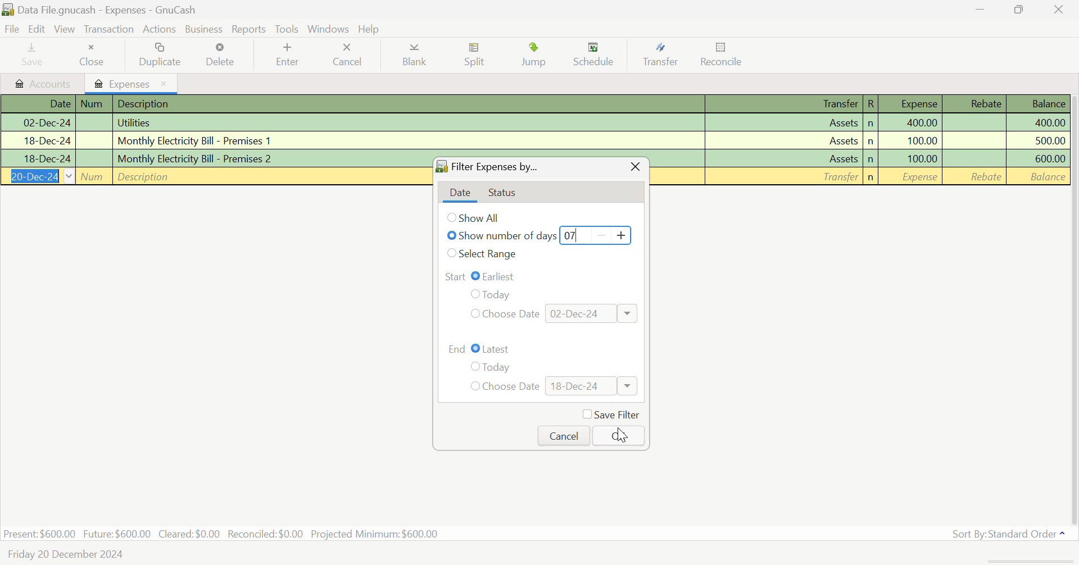 The image size is (1079, 565). I want to click on Reconciled, so click(266, 534).